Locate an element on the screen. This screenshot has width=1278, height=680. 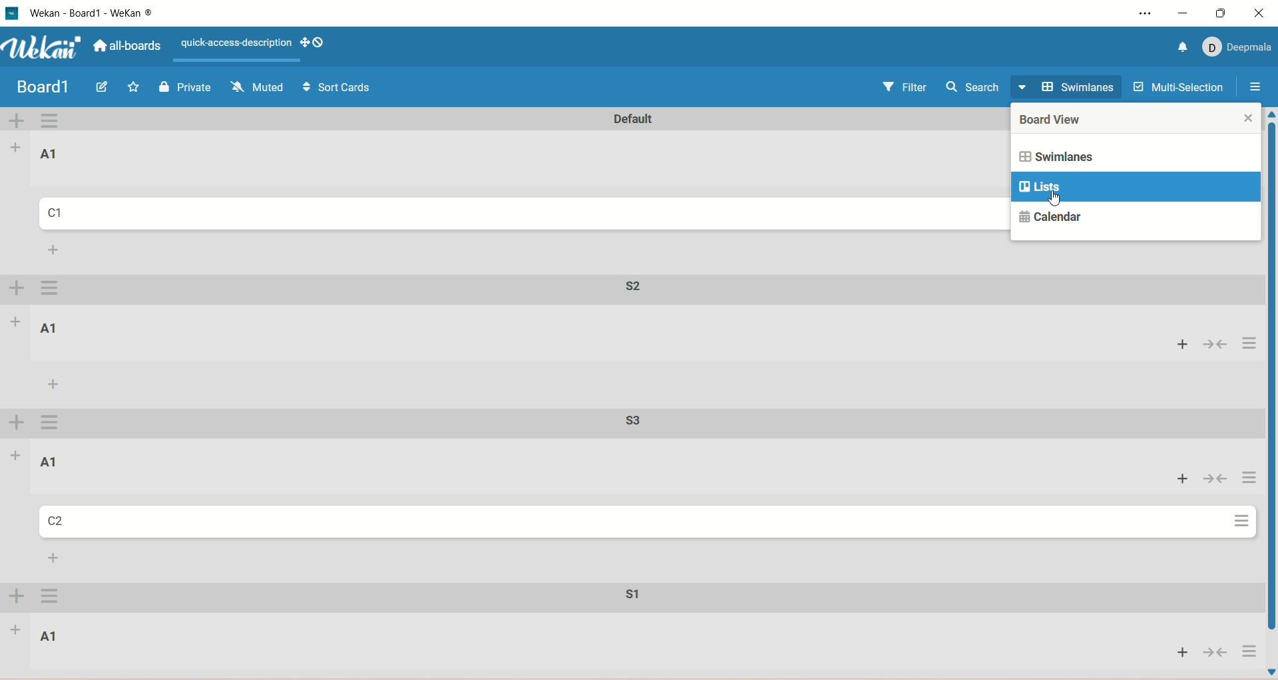
account is located at coordinates (1239, 47).